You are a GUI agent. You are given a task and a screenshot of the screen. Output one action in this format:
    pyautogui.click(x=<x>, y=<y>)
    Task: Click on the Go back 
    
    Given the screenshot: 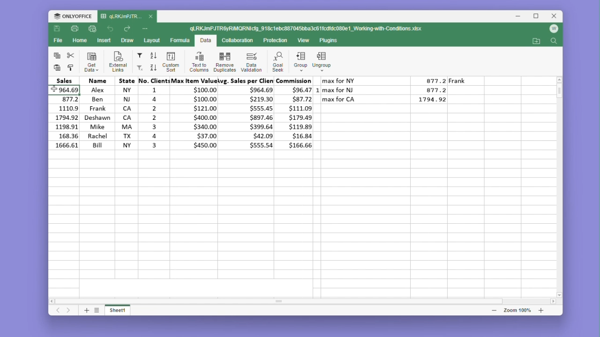 What is the action you would take?
    pyautogui.click(x=112, y=29)
    